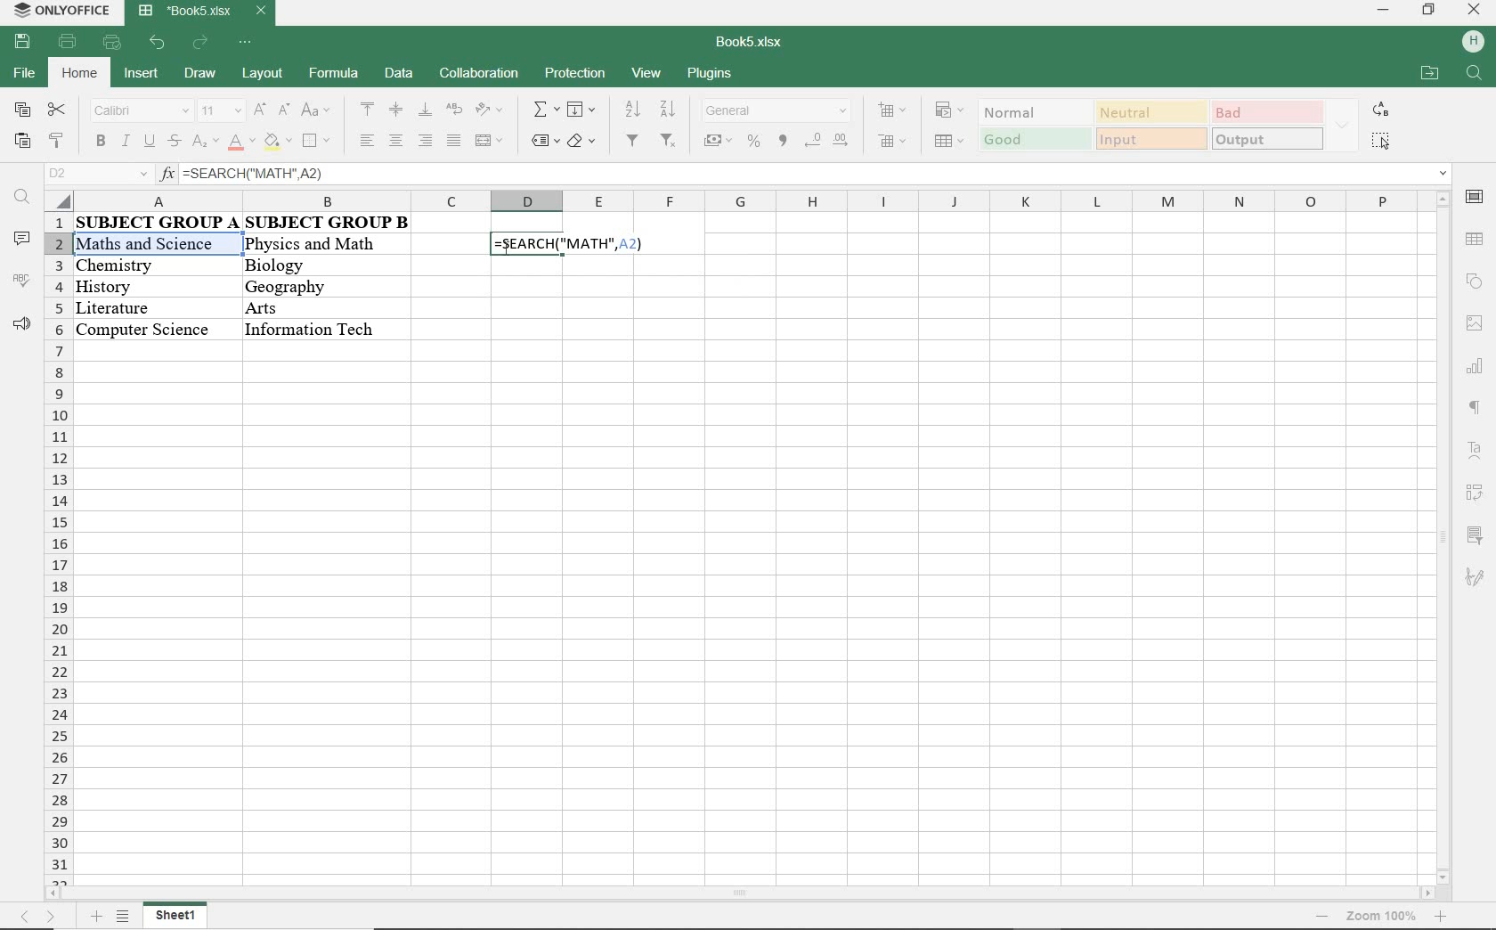  What do you see at coordinates (199, 73) in the screenshot?
I see `draw` at bounding box center [199, 73].